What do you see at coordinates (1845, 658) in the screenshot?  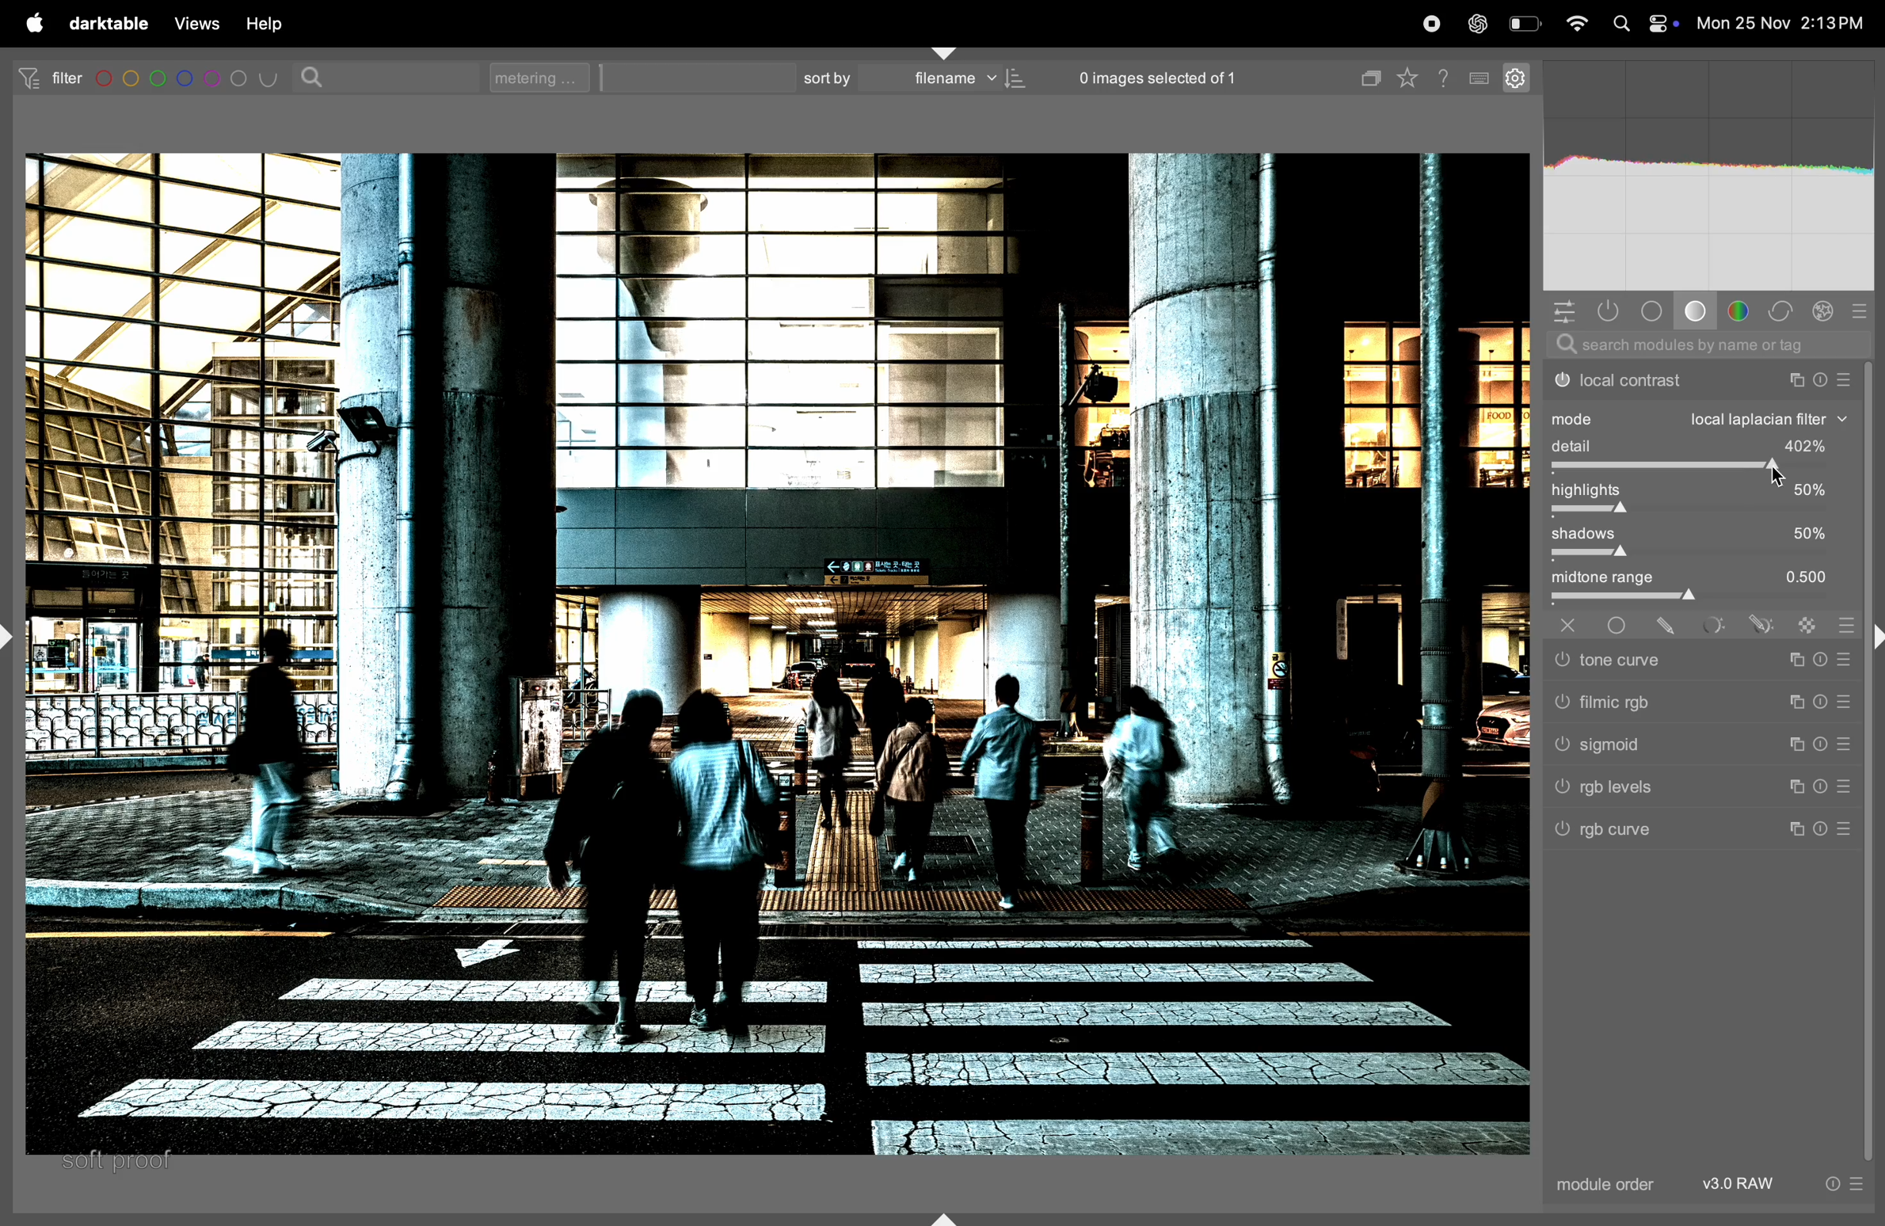 I see `preset` at bounding box center [1845, 658].